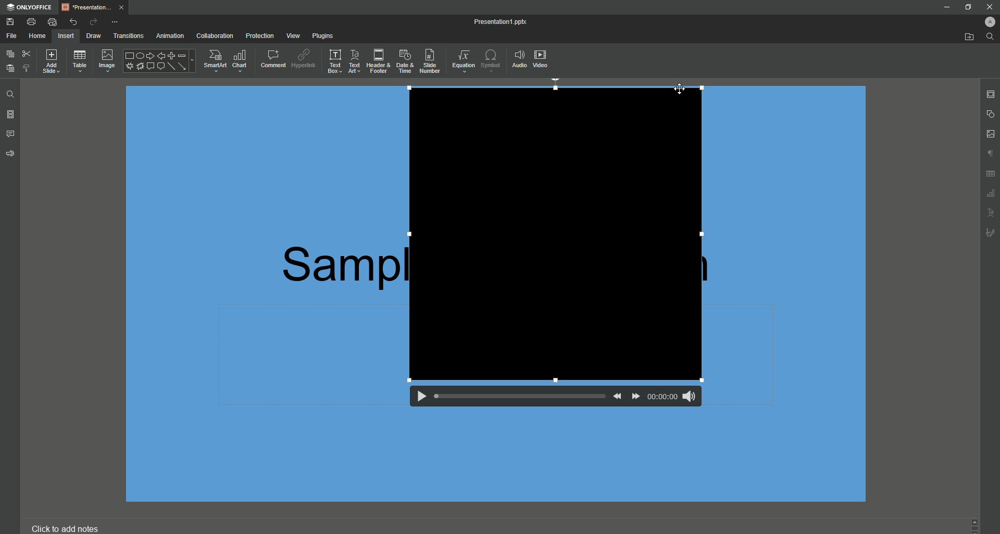 This screenshot has width=1000, height=534. Describe the element at coordinates (354, 61) in the screenshot. I see `Text Art` at that location.